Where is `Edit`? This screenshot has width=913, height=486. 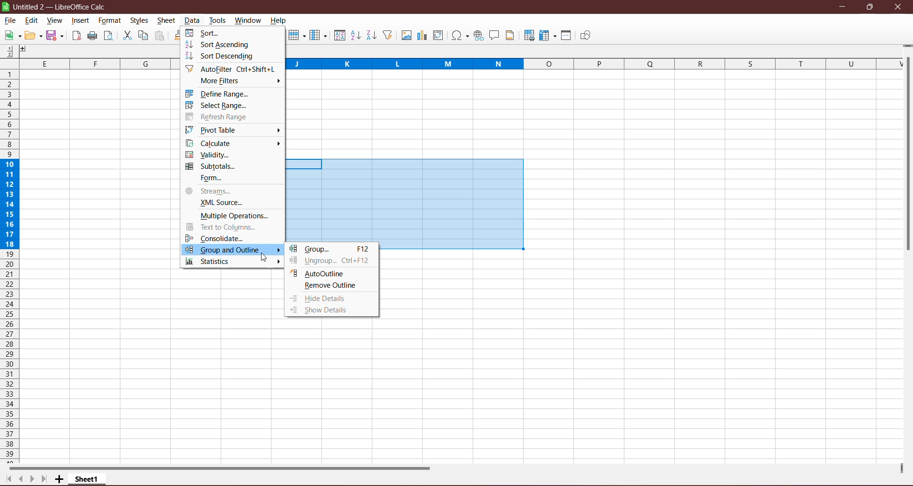
Edit is located at coordinates (32, 21).